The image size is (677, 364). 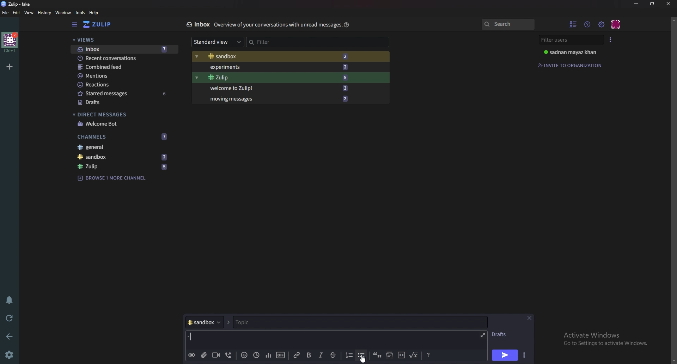 What do you see at coordinates (525, 355) in the screenshot?
I see `Send options` at bounding box center [525, 355].